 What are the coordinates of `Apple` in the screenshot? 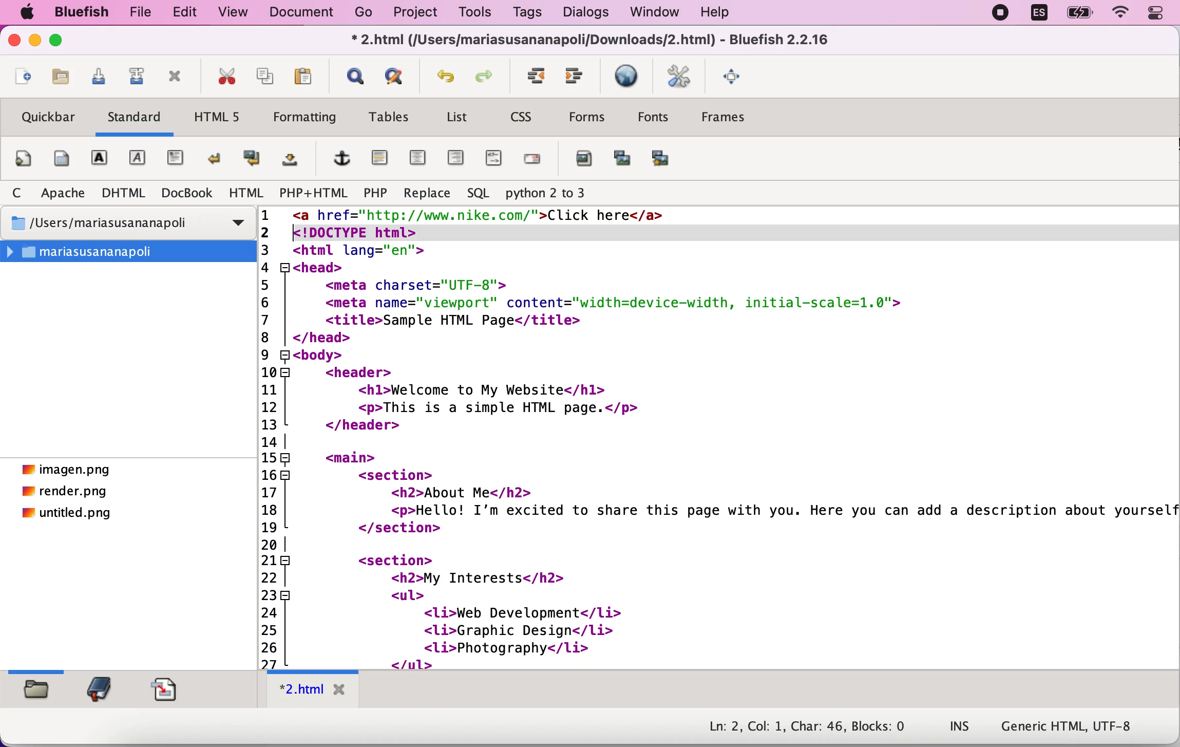 It's located at (26, 13).